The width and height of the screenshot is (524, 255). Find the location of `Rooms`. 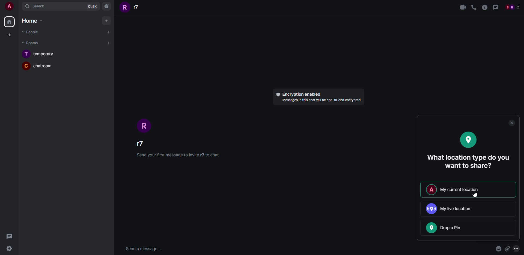

Rooms is located at coordinates (32, 43).